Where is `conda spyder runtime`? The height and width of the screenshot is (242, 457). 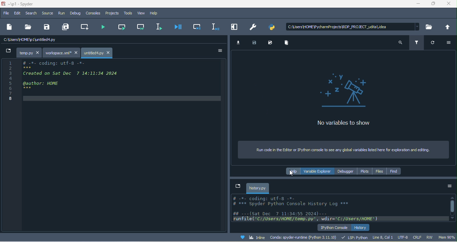 conda spyder runtime is located at coordinates (305, 238).